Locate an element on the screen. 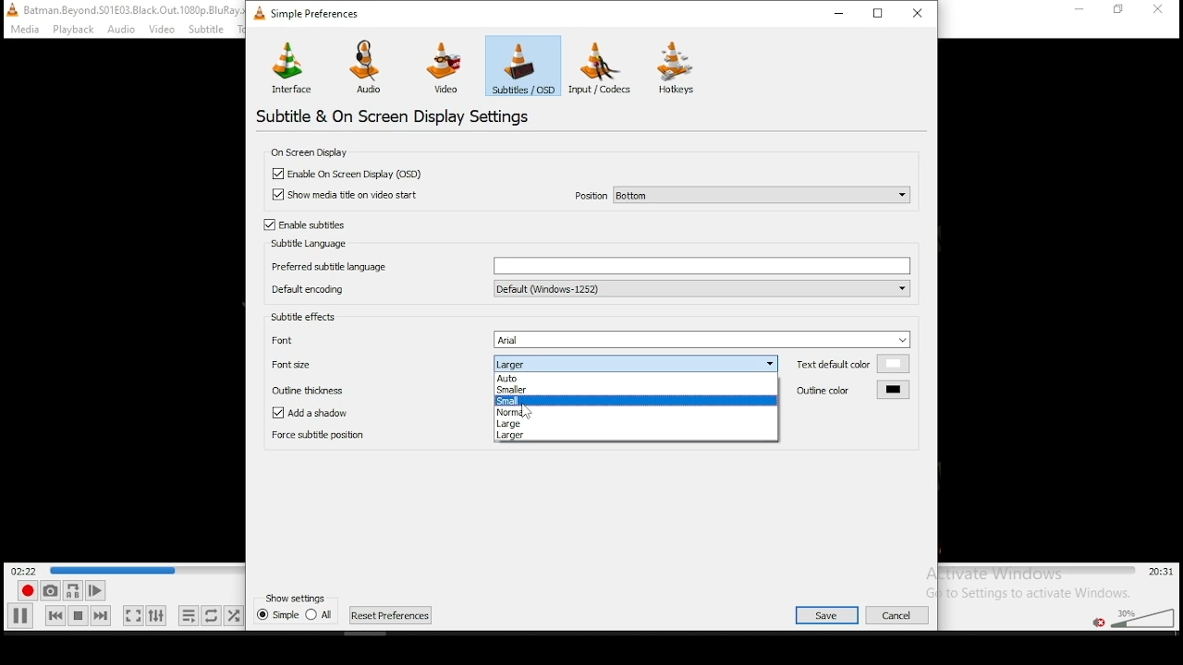 The image size is (1183, 665). audio is located at coordinates (370, 66).